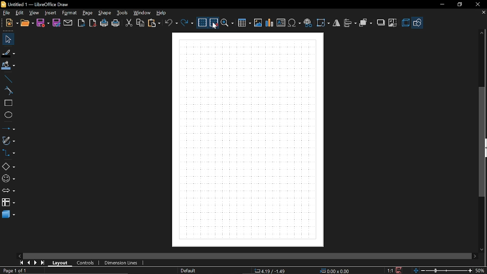  What do you see at coordinates (122, 263) in the screenshot?
I see `dimension lines` at bounding box center [122, 263].